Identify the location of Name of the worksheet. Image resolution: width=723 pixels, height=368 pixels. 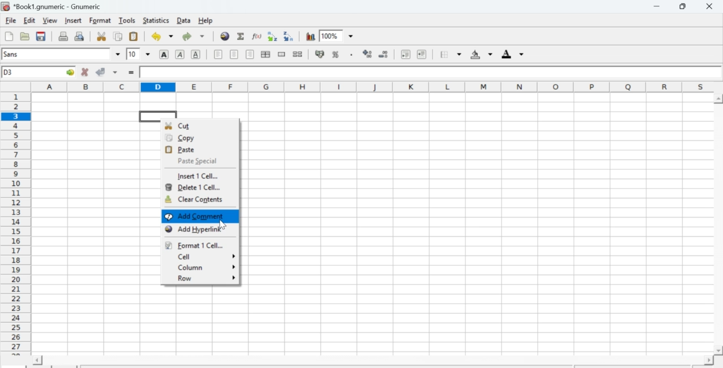
(59, 6).